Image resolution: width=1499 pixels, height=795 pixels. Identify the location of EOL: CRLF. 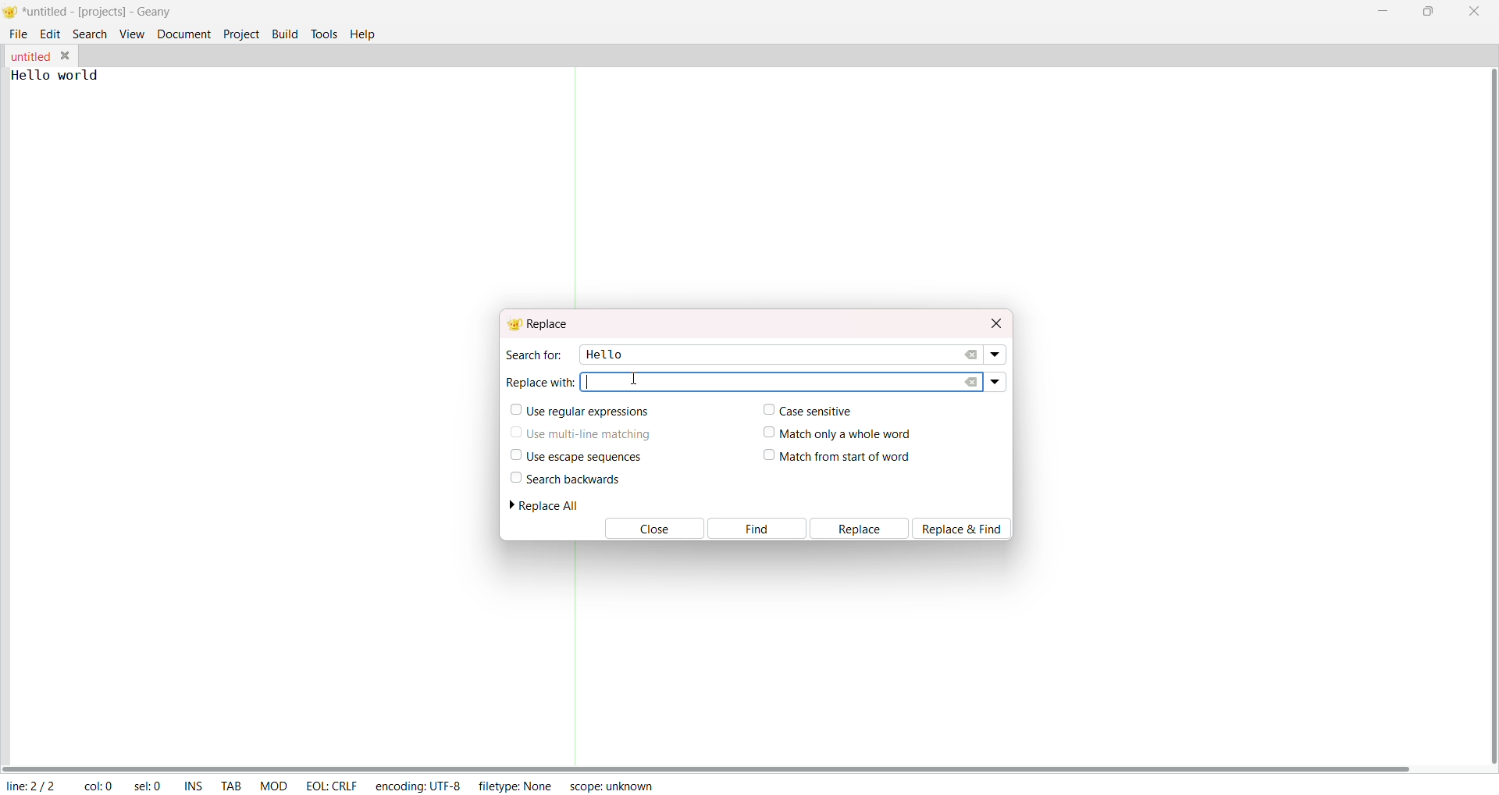
(331, 783).